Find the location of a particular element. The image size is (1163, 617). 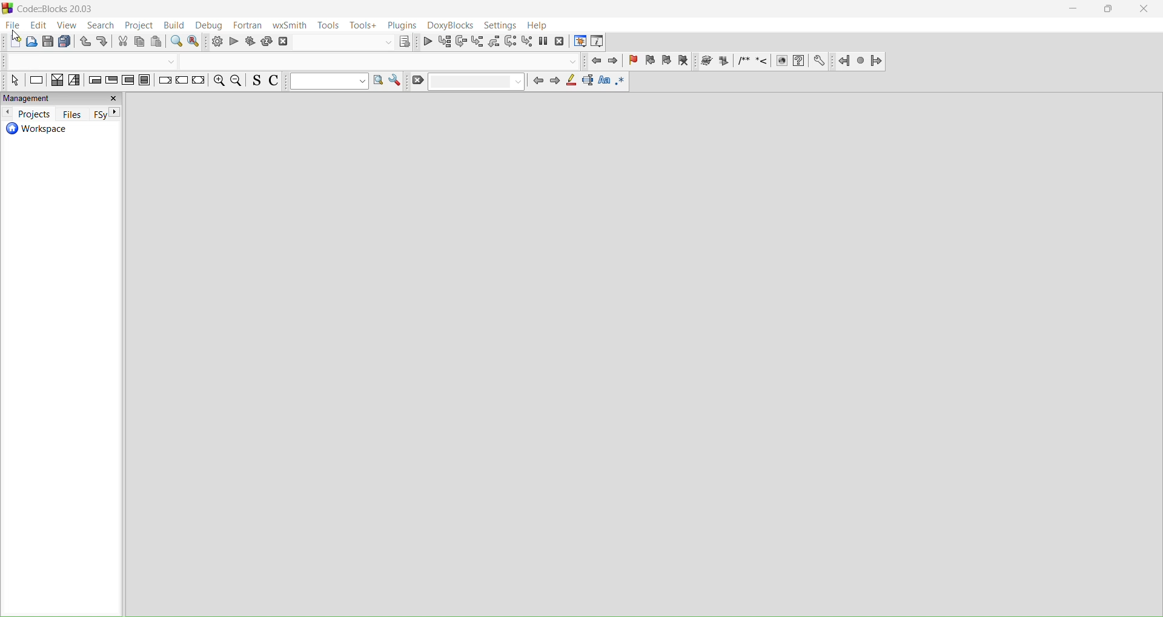

jump forward is located at coordinates (615, 62).